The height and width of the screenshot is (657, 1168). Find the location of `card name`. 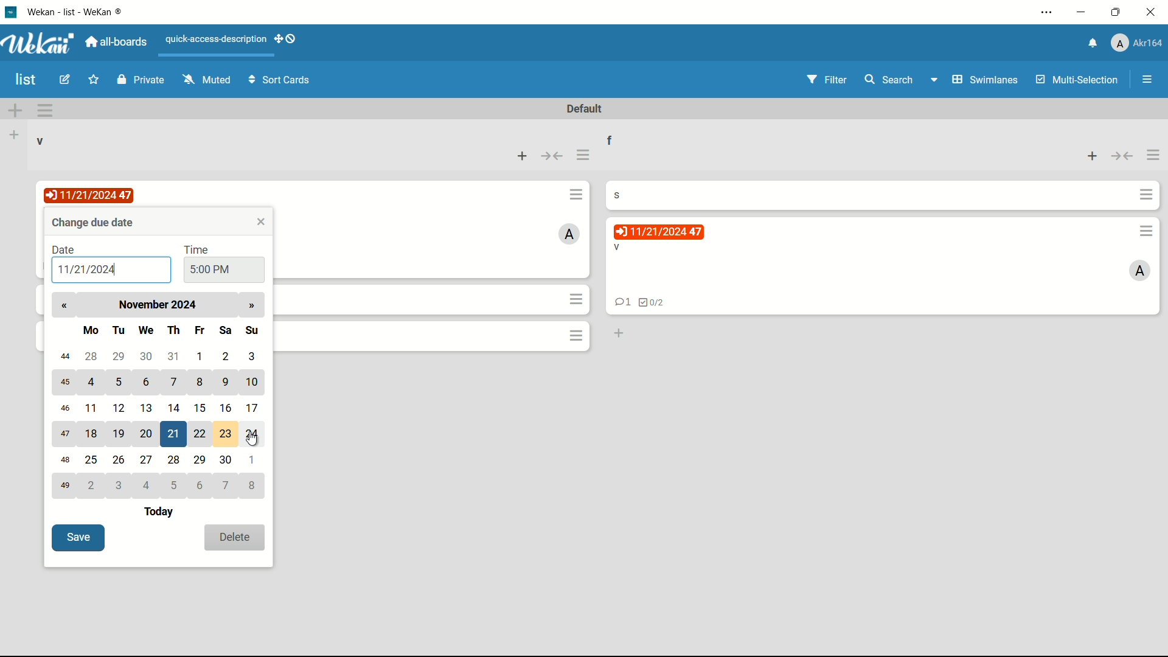

card name is located at coordinates (623, 194).